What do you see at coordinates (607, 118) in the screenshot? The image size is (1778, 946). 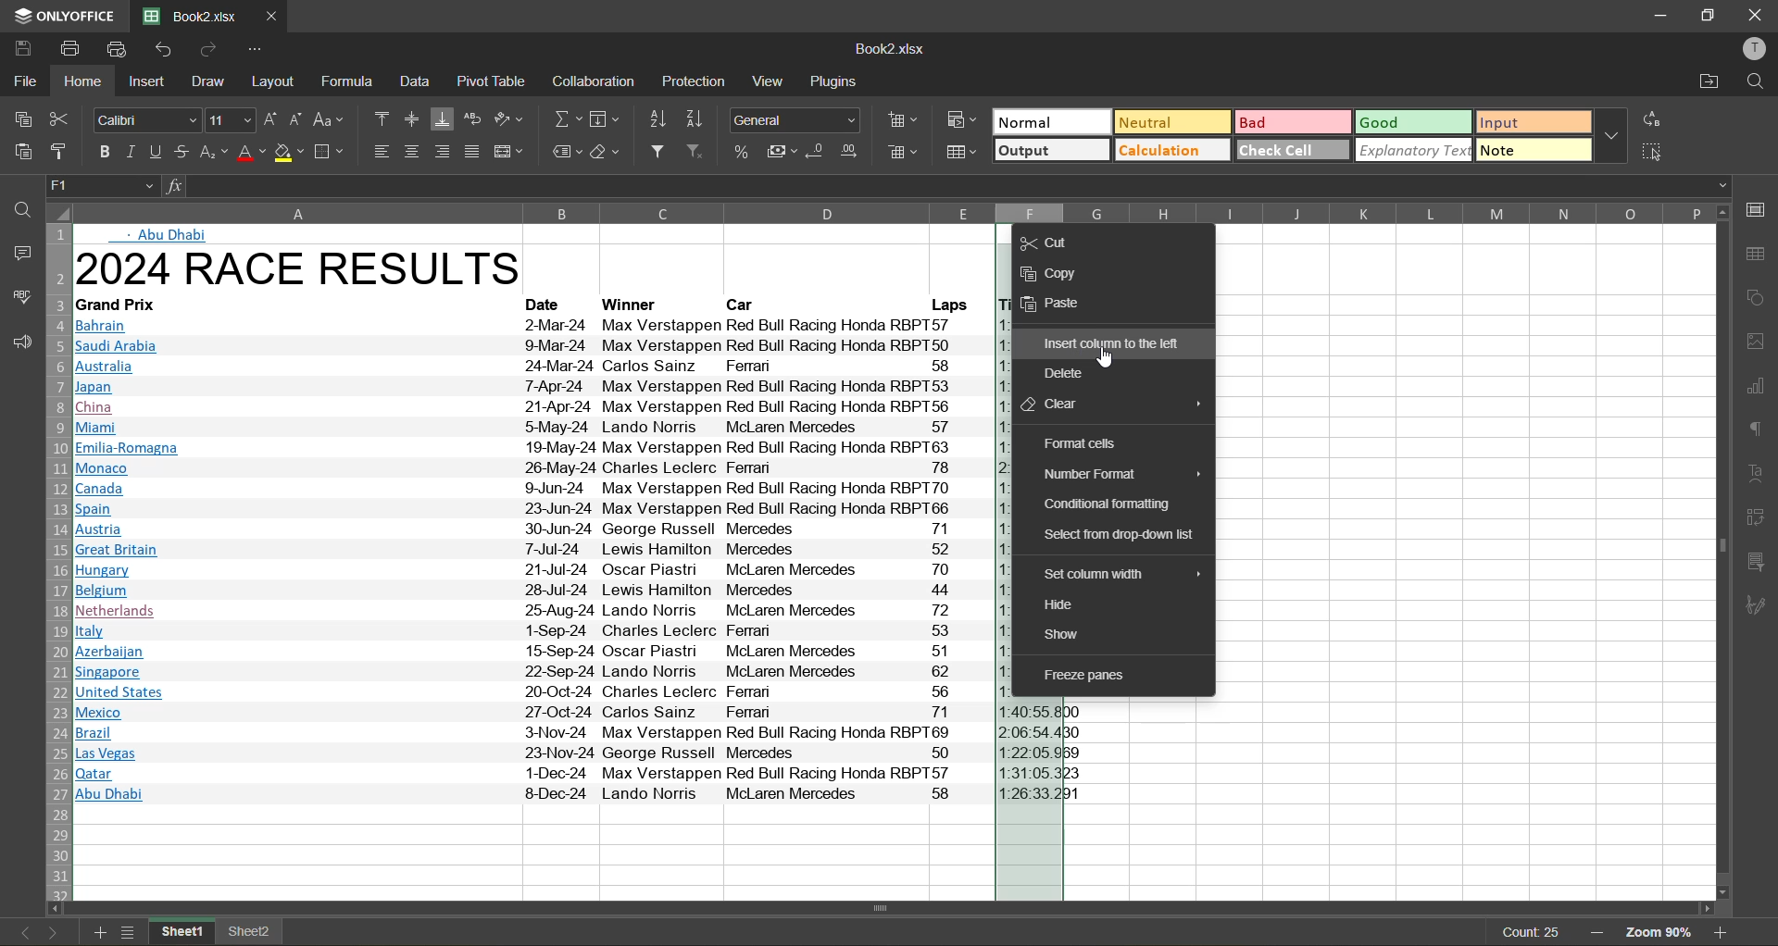 I see `fields` at bounding box center [607, 118].